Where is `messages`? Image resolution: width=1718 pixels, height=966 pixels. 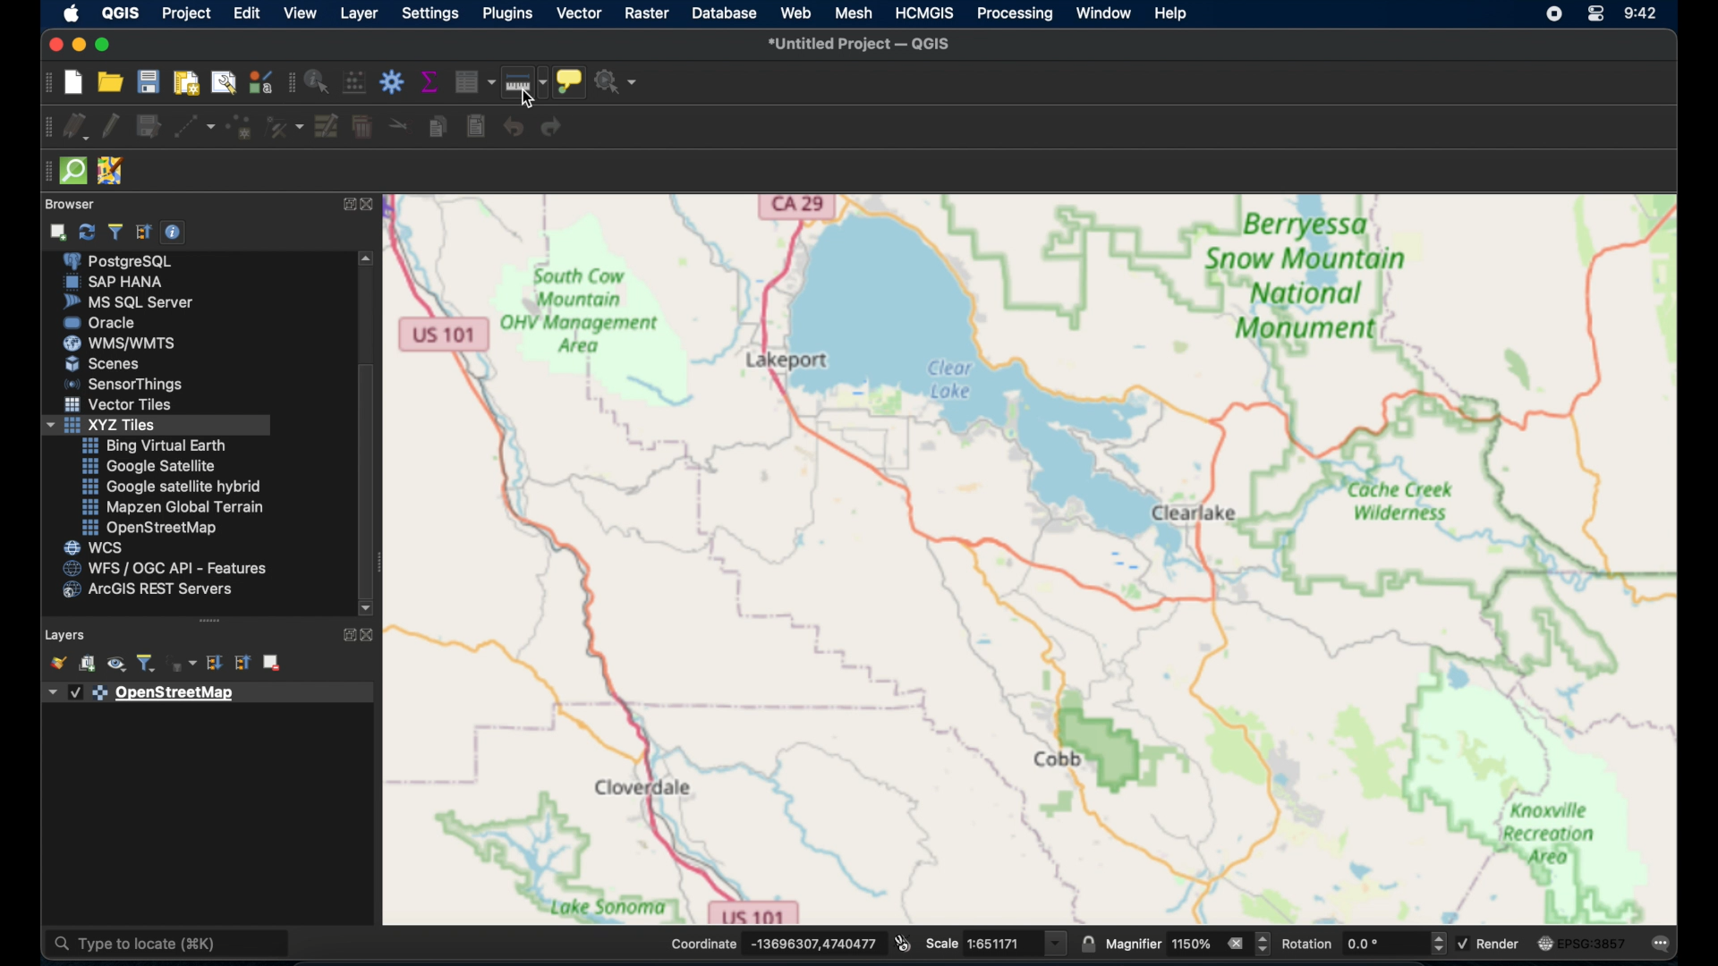 messages is located at coordinates (1663, 945).